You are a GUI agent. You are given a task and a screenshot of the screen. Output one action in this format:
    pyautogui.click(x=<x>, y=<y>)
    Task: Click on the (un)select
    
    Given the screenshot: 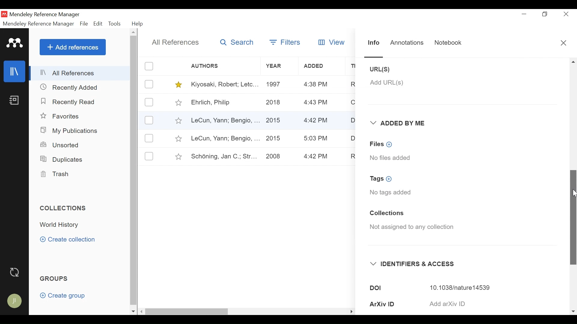 What is the action you would take?
    pyautogui.click(x=149, y=138)
    